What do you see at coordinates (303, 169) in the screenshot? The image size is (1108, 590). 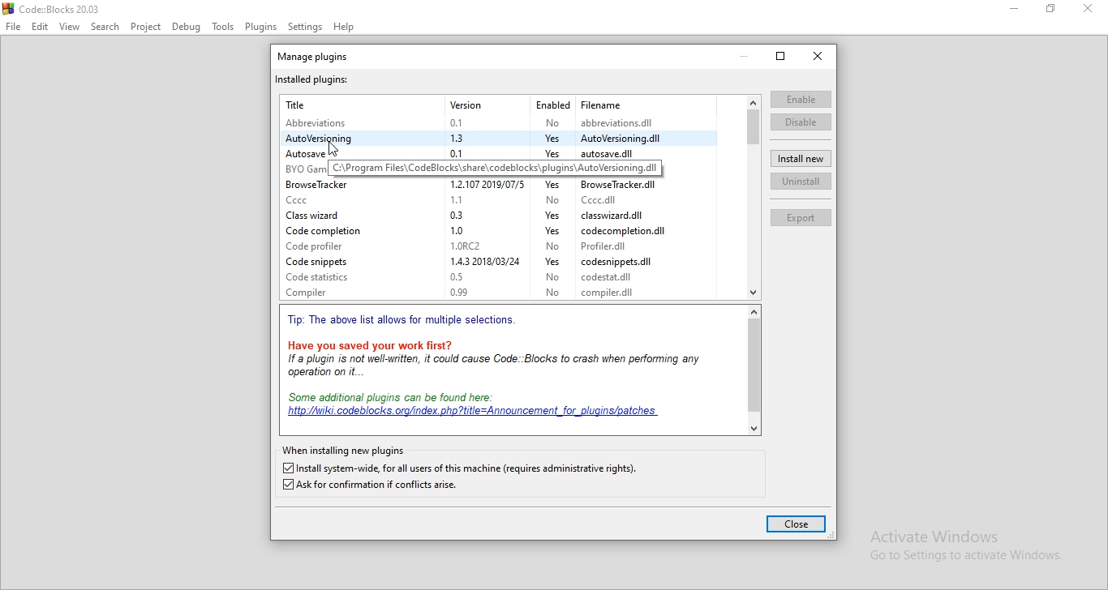 I see `BYO Garr` at bounding box center [303, 169].